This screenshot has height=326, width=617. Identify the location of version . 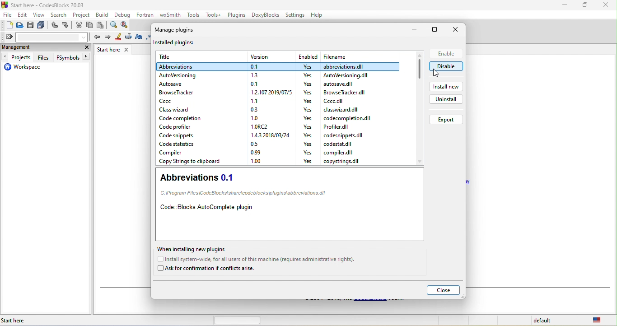
(269, 135).